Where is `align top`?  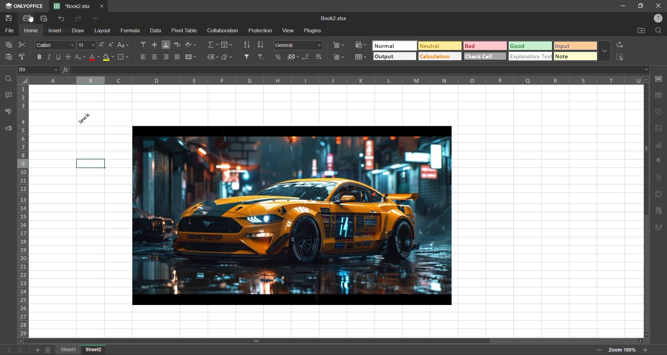
align top is located at coordinates (144, 44).